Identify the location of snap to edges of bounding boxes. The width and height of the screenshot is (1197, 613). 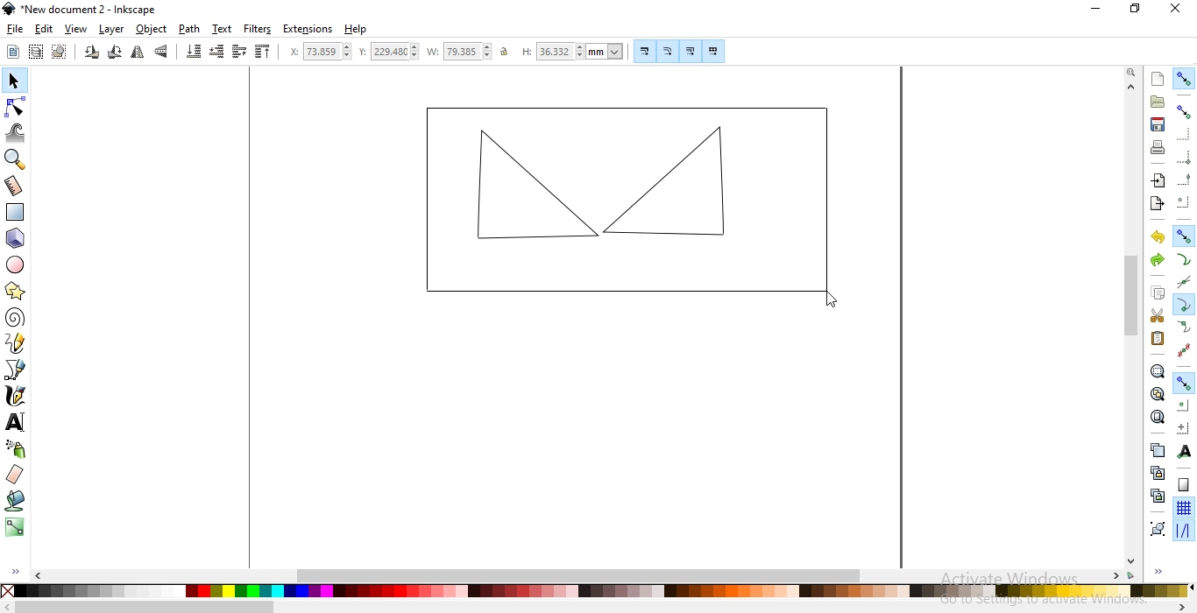
(1186, 134).